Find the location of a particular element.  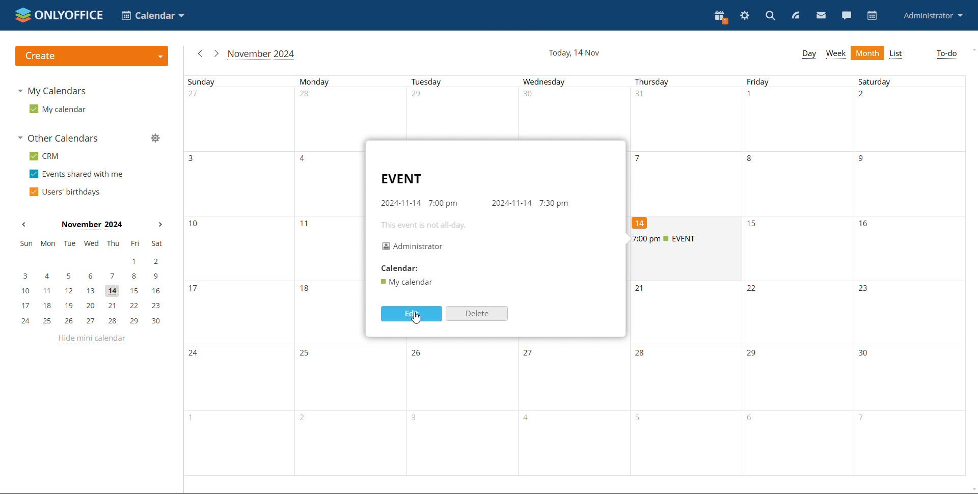

previous month is located at coordinates (200, 53).